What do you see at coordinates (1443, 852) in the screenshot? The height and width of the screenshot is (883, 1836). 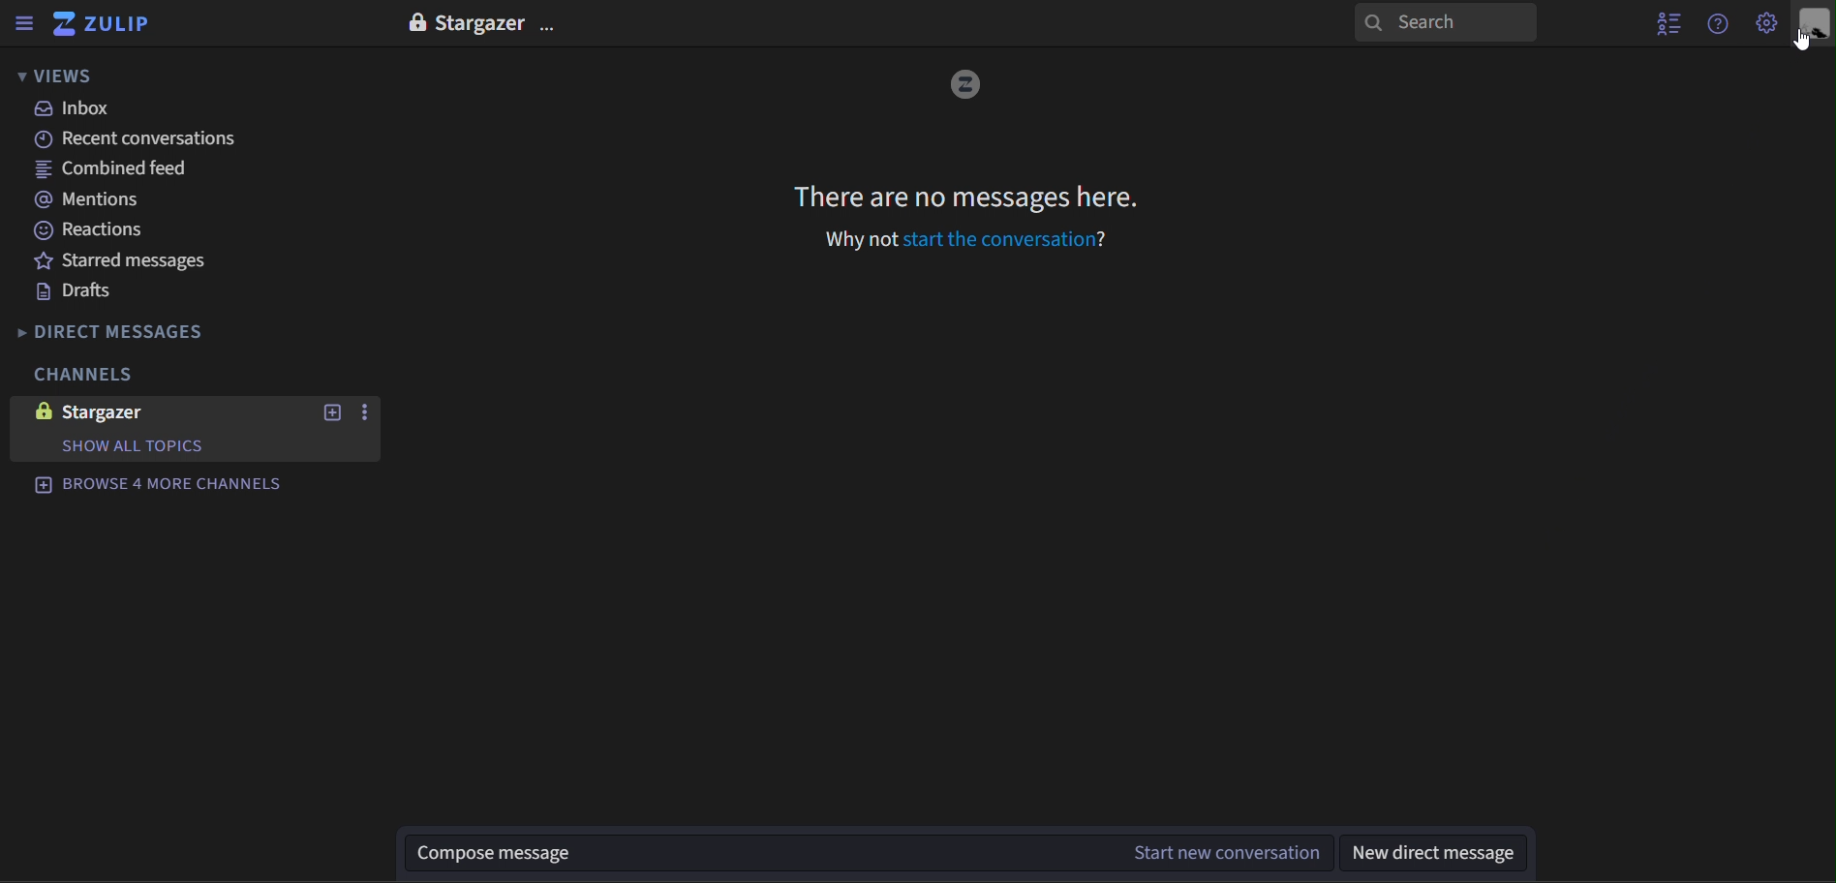 I see `new direct message` at bounding box center [1443, 852].